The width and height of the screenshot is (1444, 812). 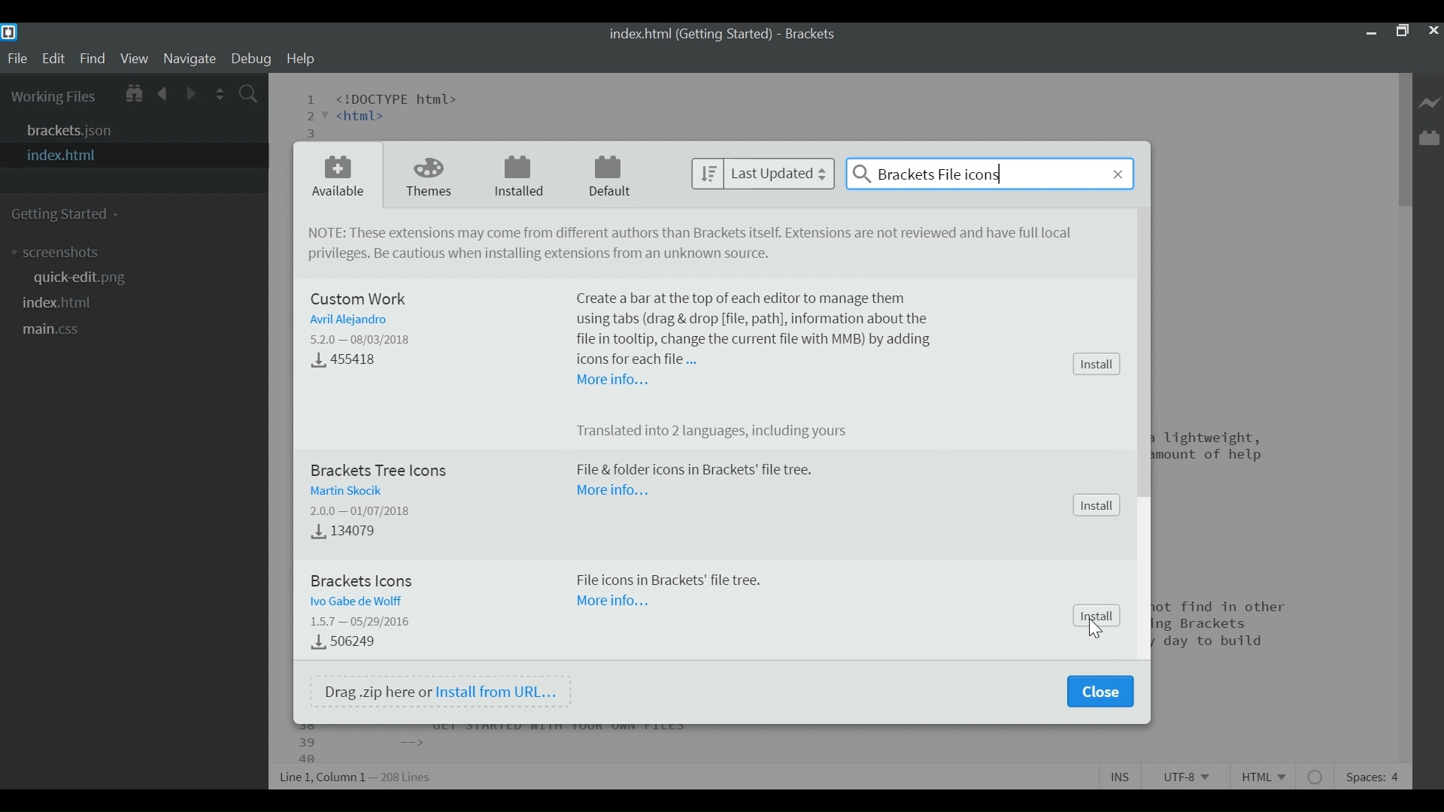 I want to click on Downloads, so click(x=344, y=642).